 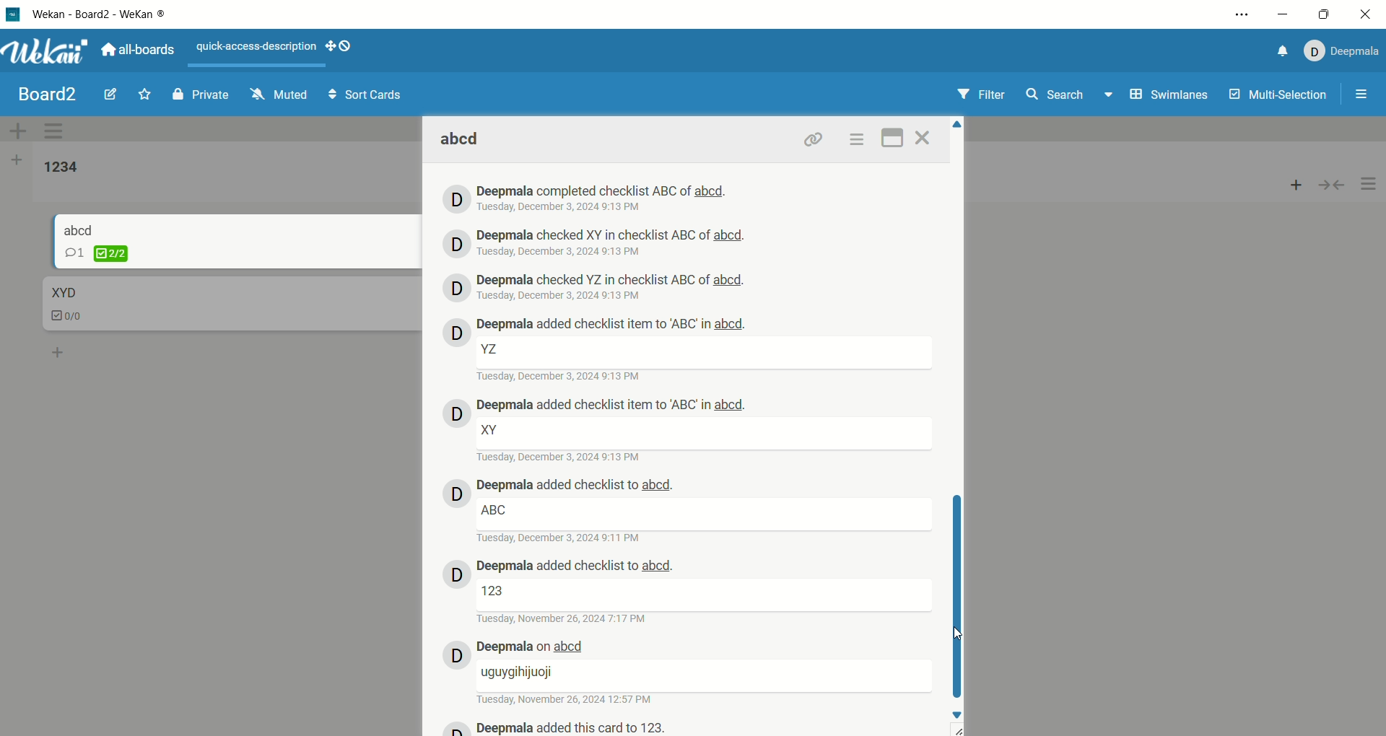 What do you see at coordinates (201, 94) in the screenshot?
I see `private` at bounding box center [201, 94].